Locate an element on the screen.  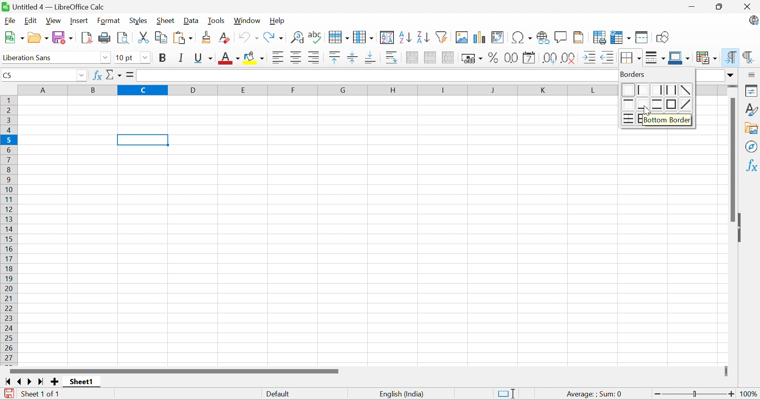
Autofiller is located at coordinates (441, 36).